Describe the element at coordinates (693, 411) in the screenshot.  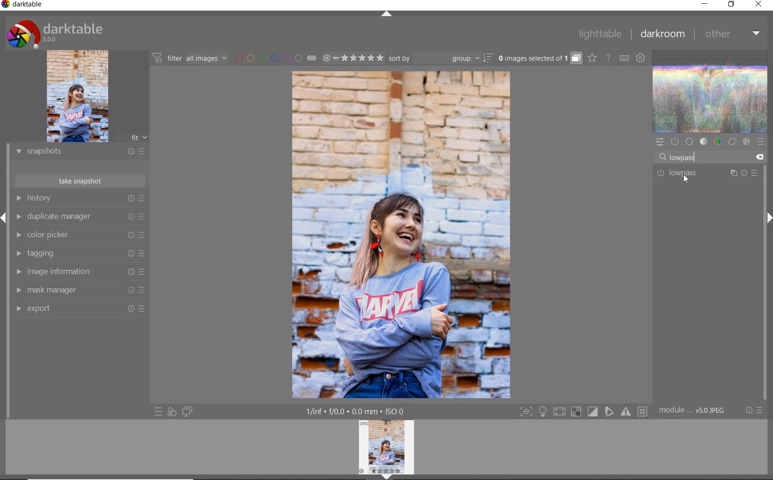
I see `module..v50JPEG` at that location.